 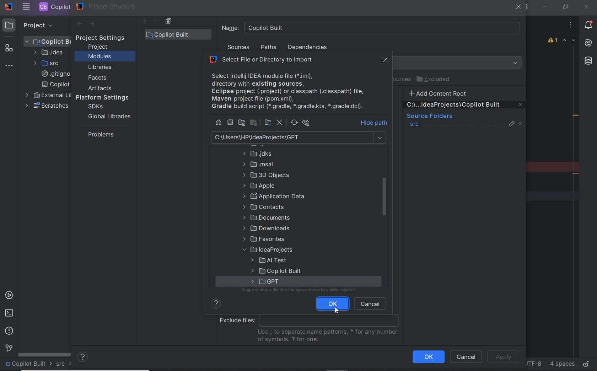 I want to click on drag or drop files, so click(x=301, y=291).